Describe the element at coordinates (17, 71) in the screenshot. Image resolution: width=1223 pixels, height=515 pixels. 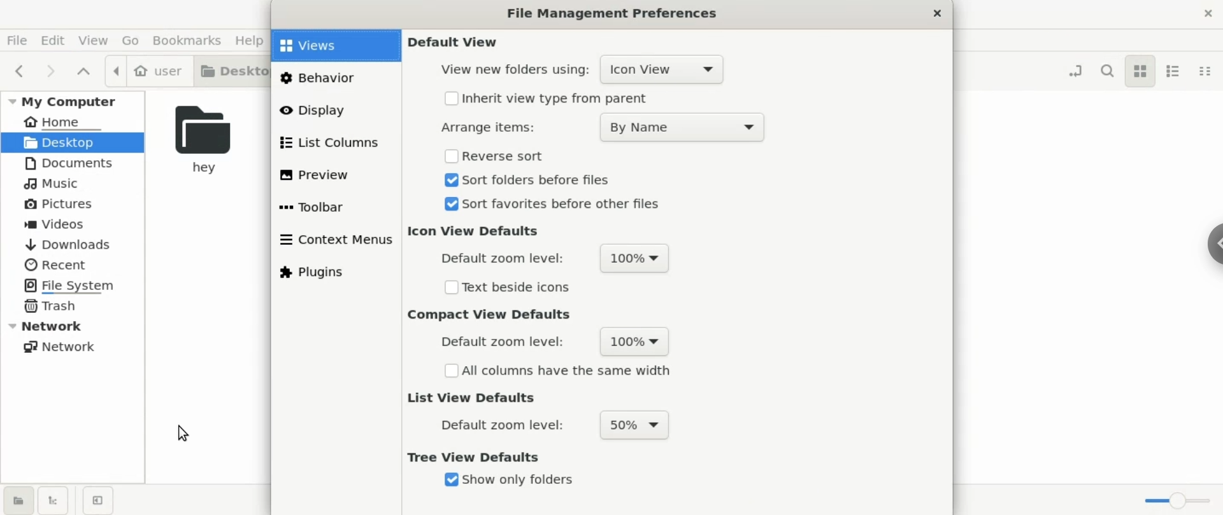
I see `previous` at that location.